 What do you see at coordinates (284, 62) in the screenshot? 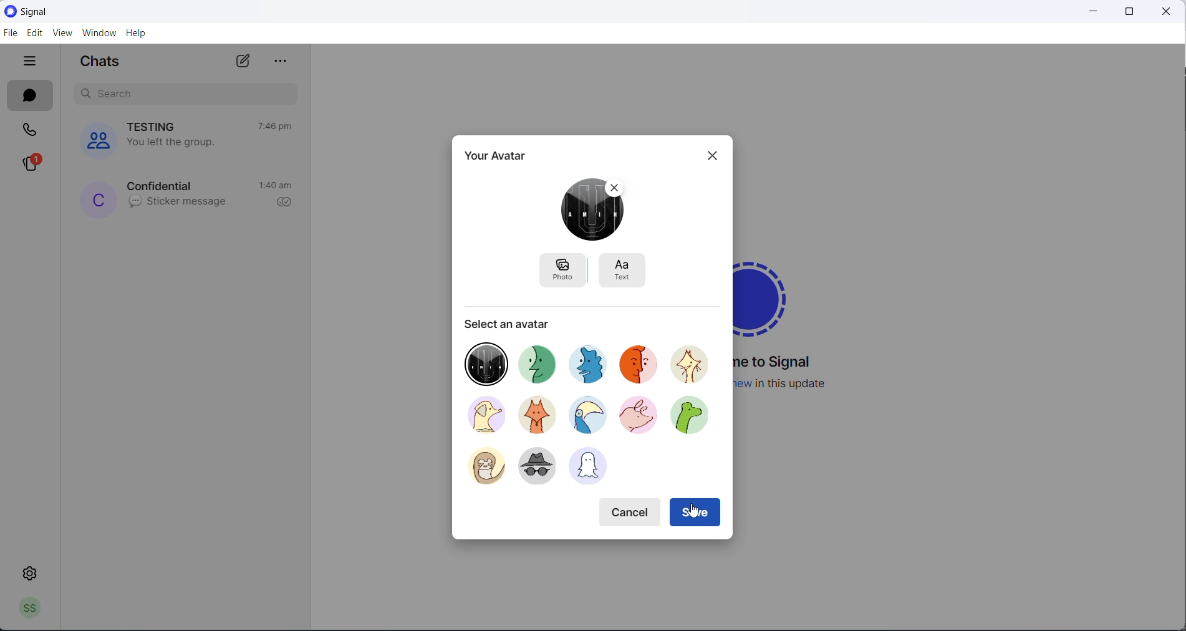
I see `more options` at bounding box center [284, 62].